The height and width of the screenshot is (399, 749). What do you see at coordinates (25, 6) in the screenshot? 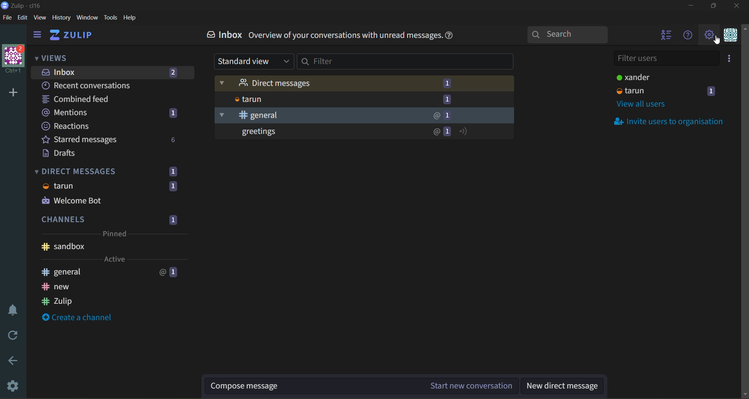
I see `app name and organisation name` at bounding box center [25, 6].